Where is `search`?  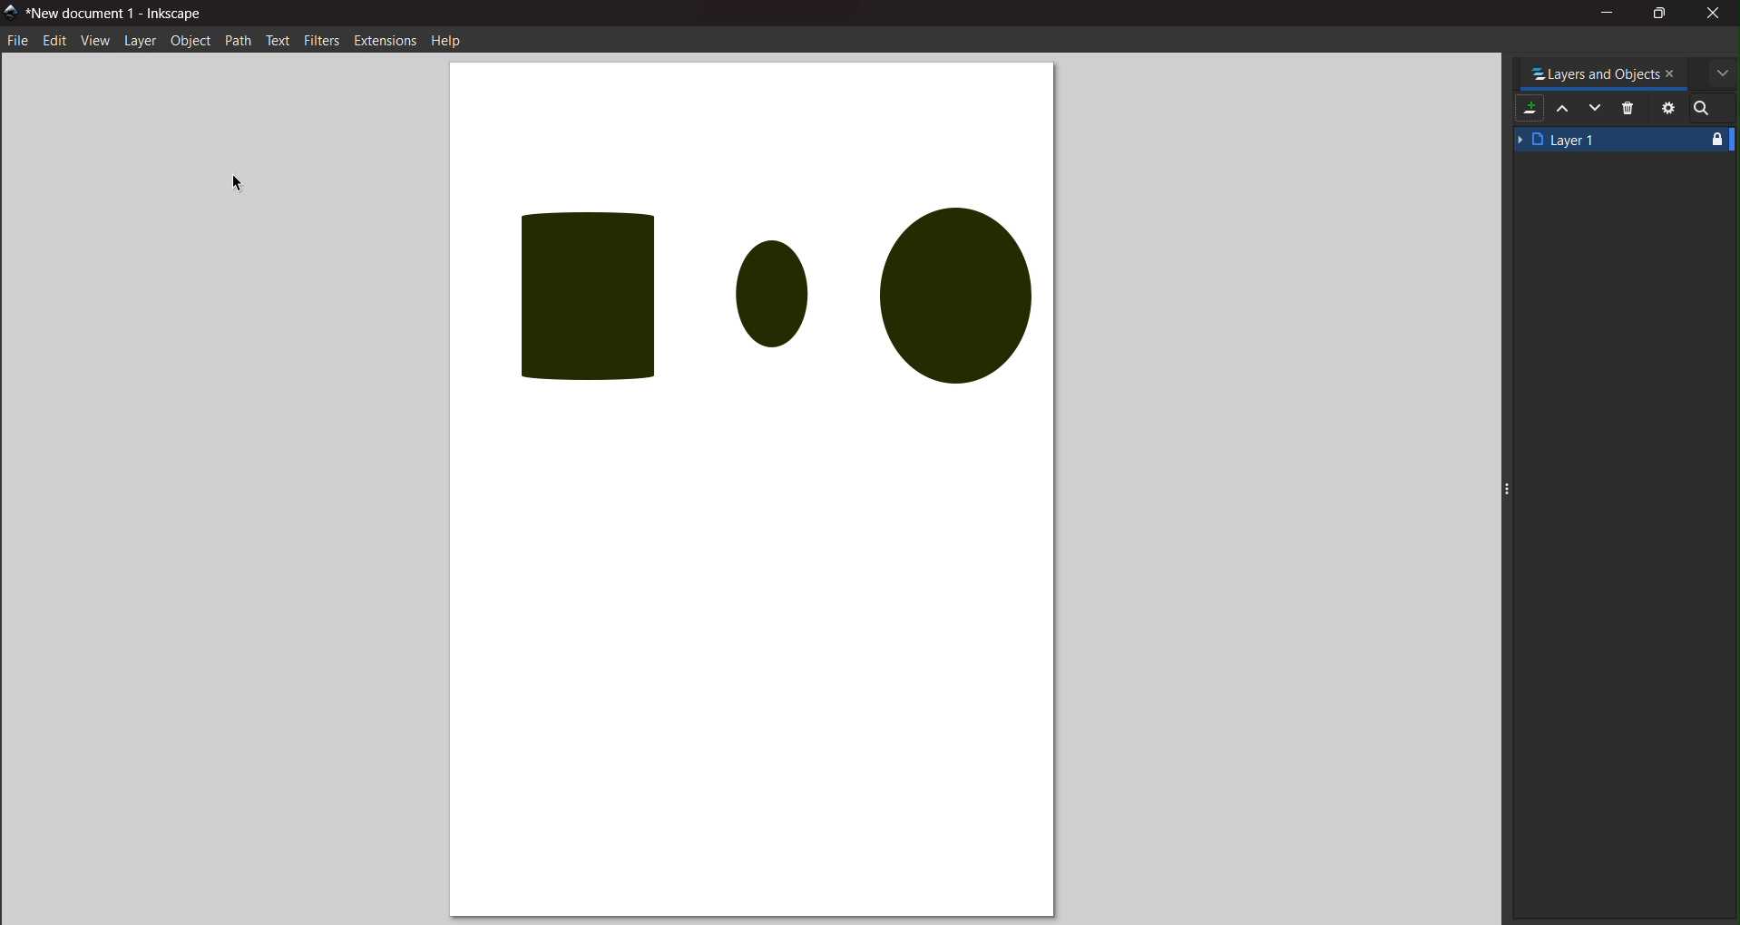 search is located at coordinates (1705, 108).